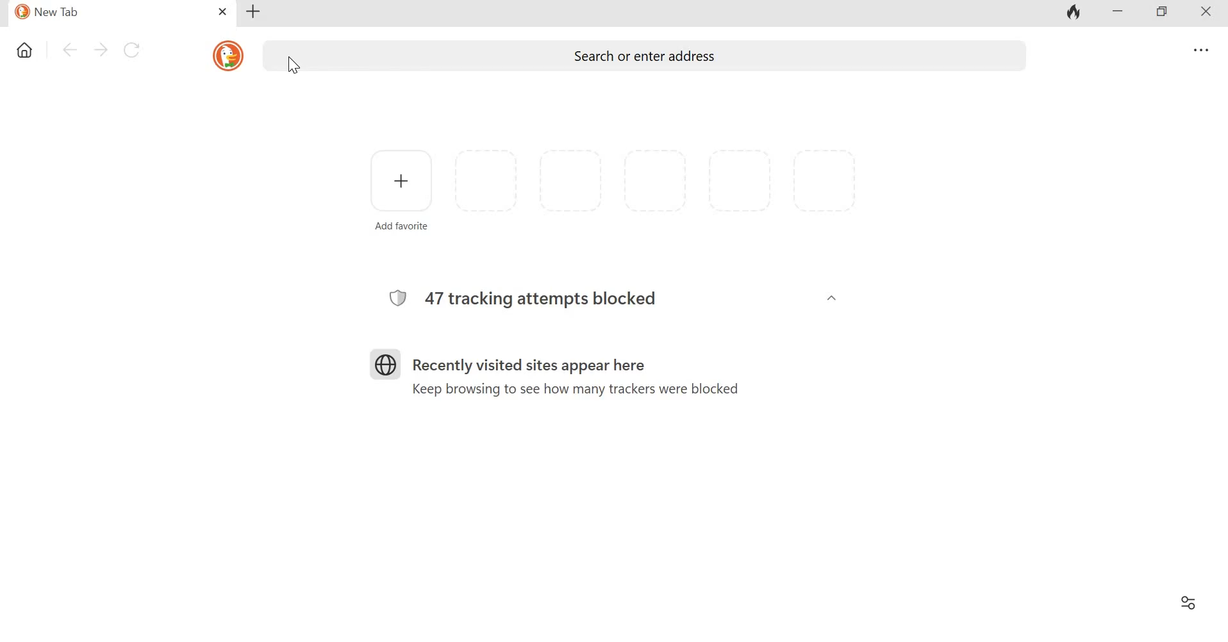  What do you see at coordinates (1191, 602) in the screenshot?
I see `Filter settings` at bounding box center [1191, 602].